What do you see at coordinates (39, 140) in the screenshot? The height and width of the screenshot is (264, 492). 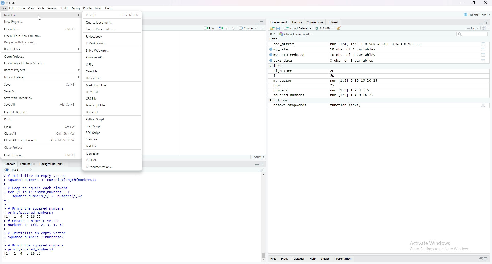 I see `Close All Except Current. Alt Cris Shift«W.` at bounding box center [39, 140].